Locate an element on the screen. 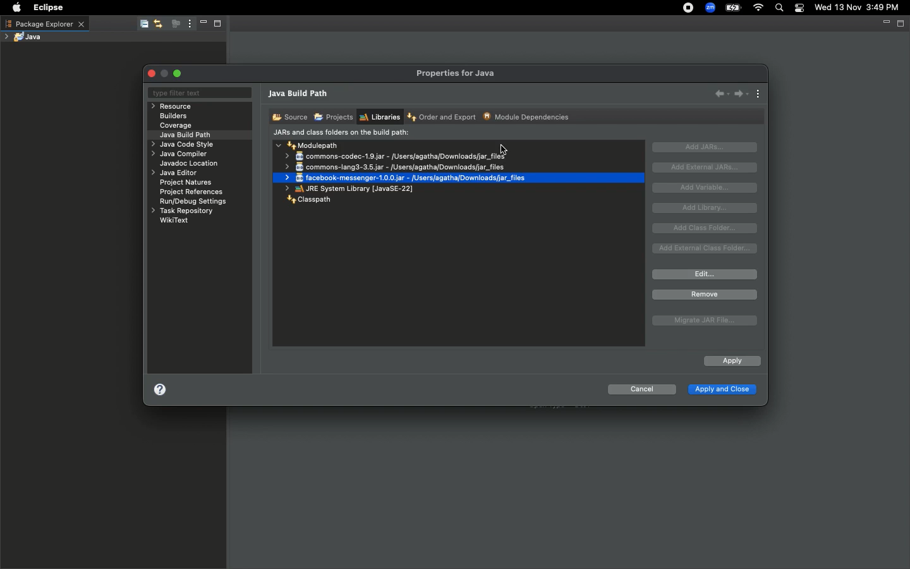  Edit is located at coordinates (705, 274).